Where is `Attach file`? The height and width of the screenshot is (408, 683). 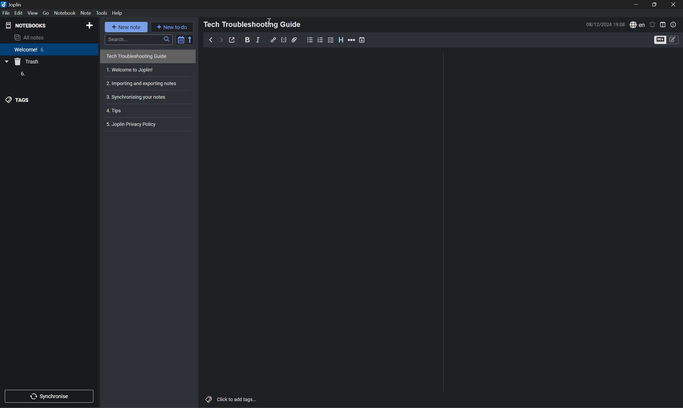 Attach file is located at coordinates (295, 40).